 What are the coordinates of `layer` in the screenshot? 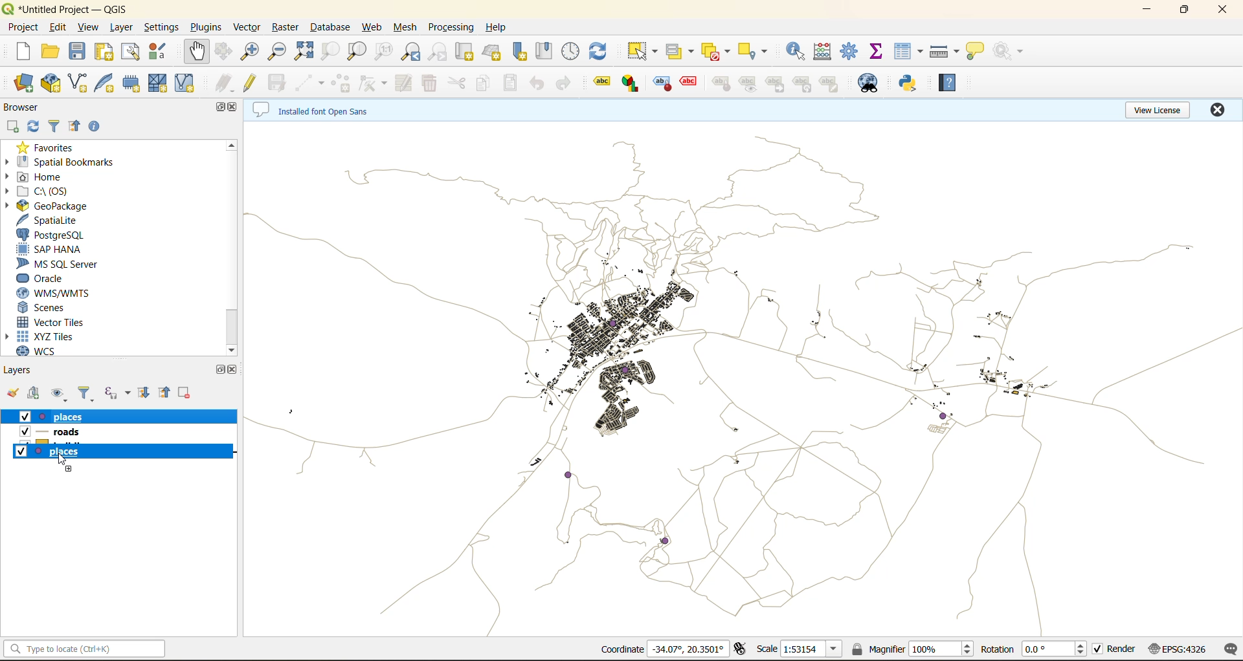 It's located at (123, 27).